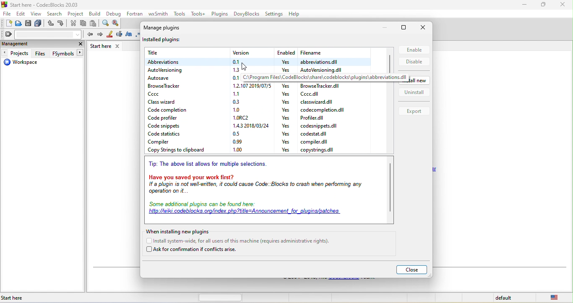  What do you see at coordinates (109, 35) in the screenshot?
I see `highlight` at bounding box center [109, 35].